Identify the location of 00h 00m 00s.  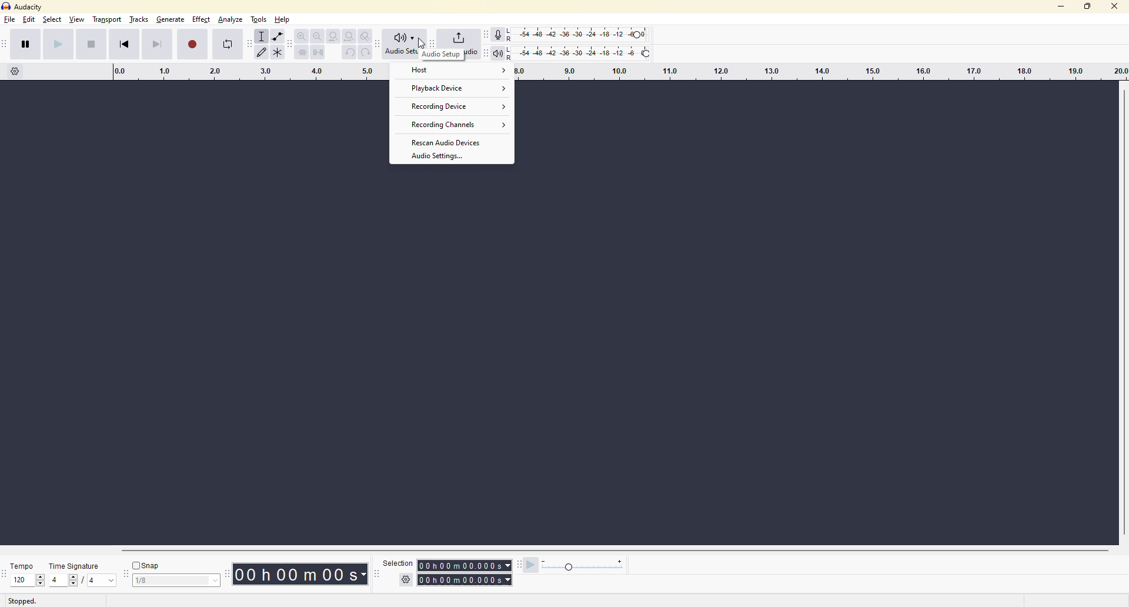
(305, 575).